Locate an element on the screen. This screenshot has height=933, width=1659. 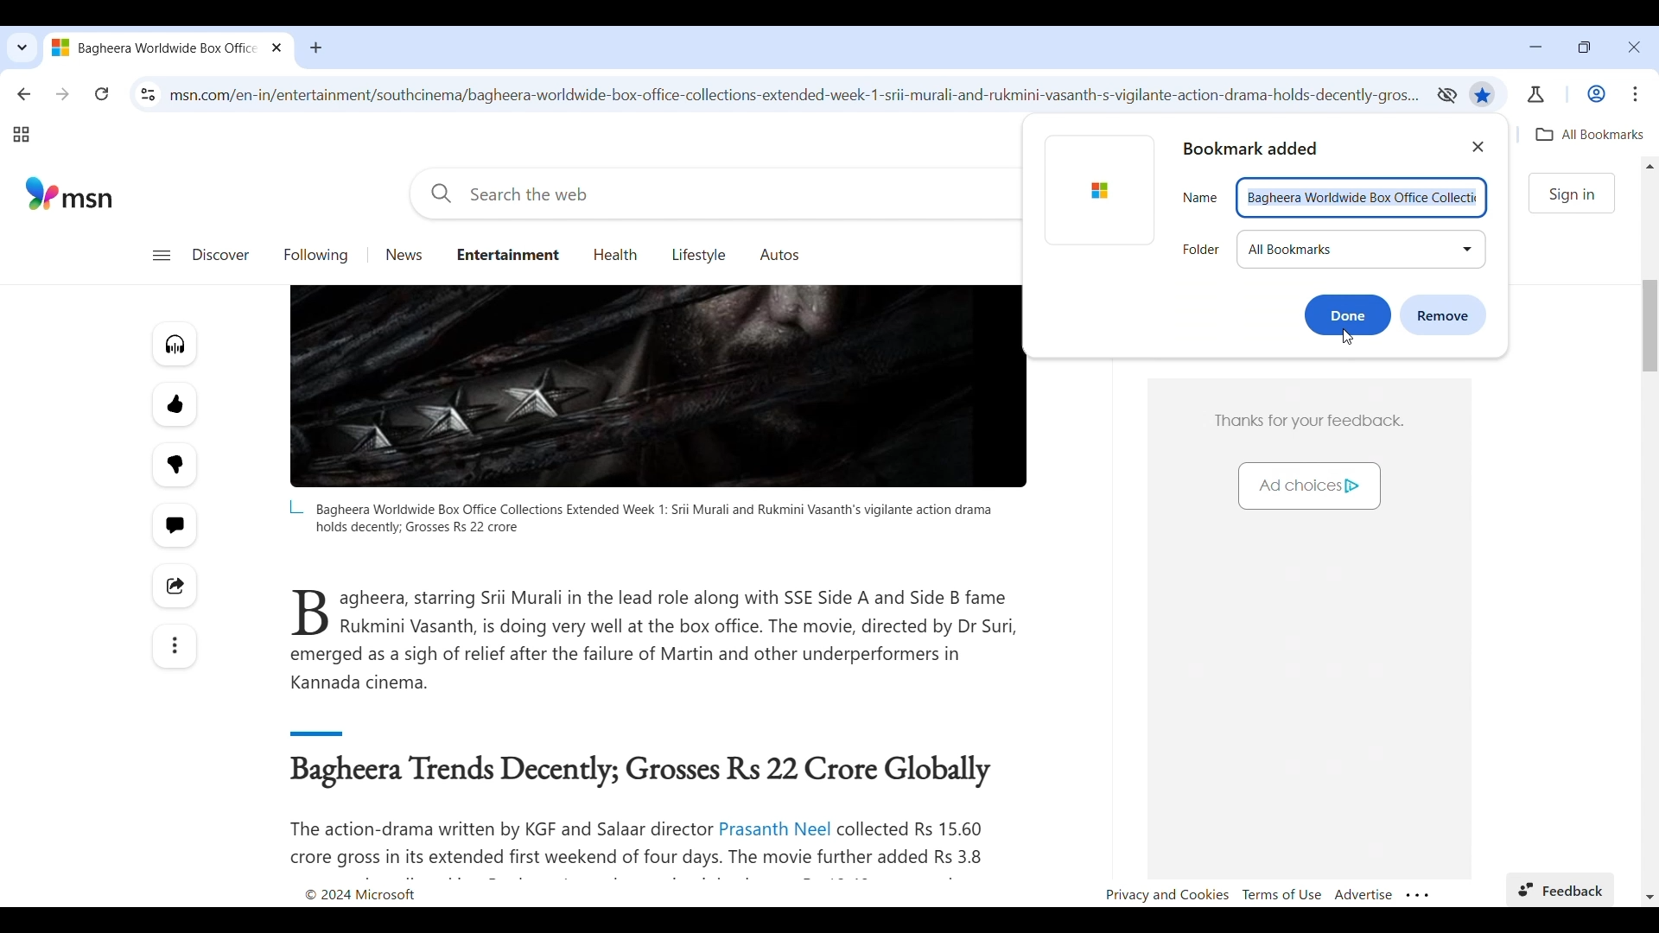
Folder is located at coordinates (1201, 251).